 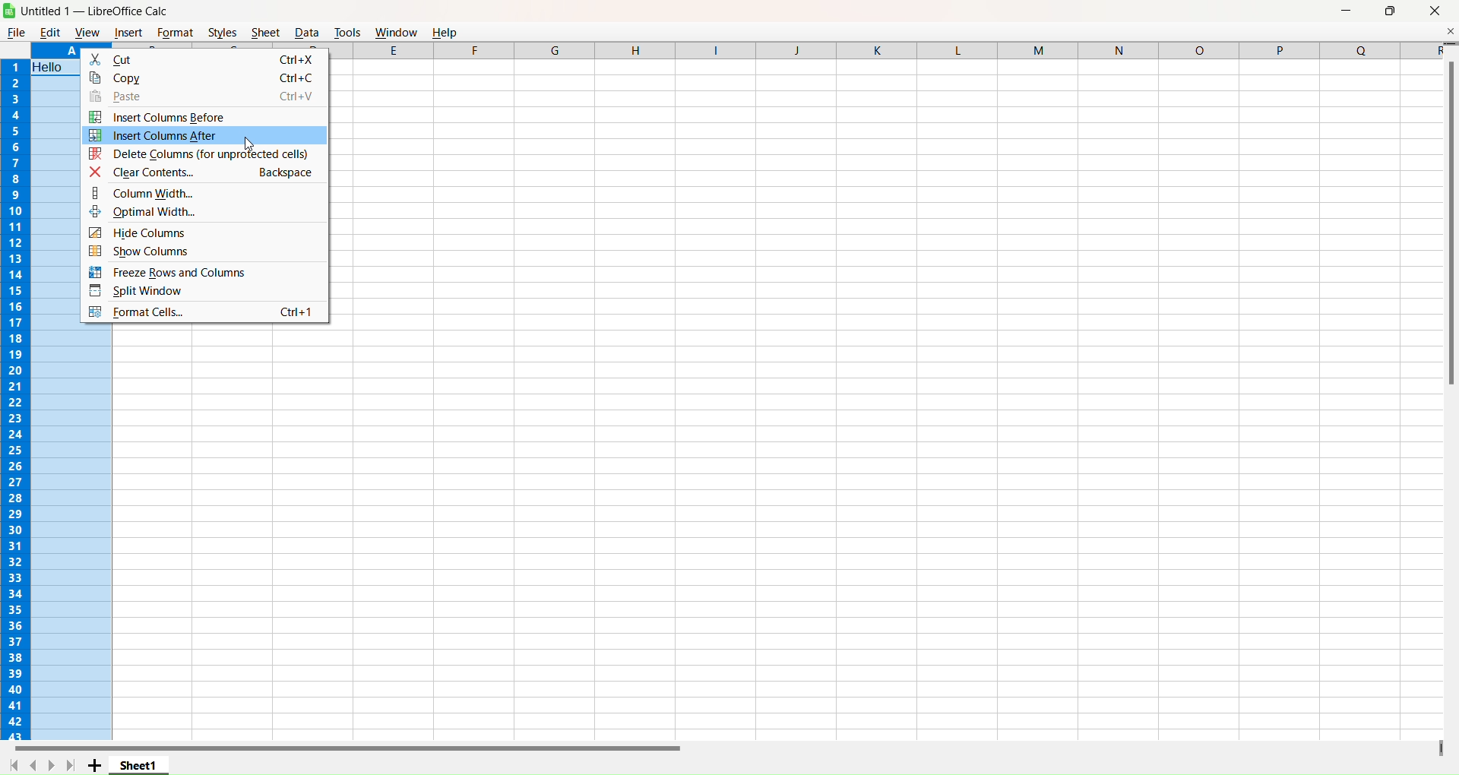 I want to click on Duplicate Sheet Area, so click(x=1439, y=747).